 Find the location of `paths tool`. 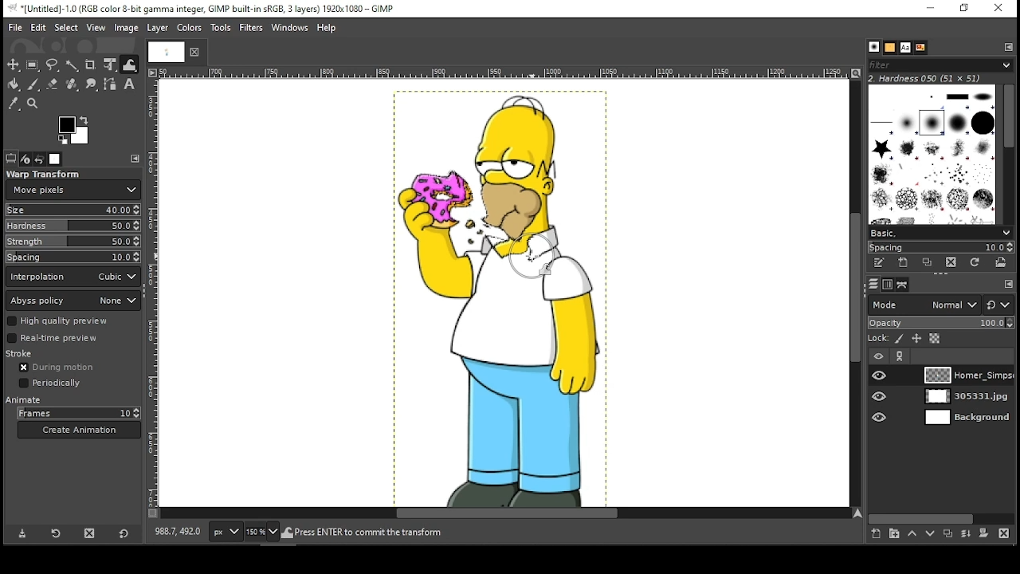

paths tool is located at coordinates (109, 85).